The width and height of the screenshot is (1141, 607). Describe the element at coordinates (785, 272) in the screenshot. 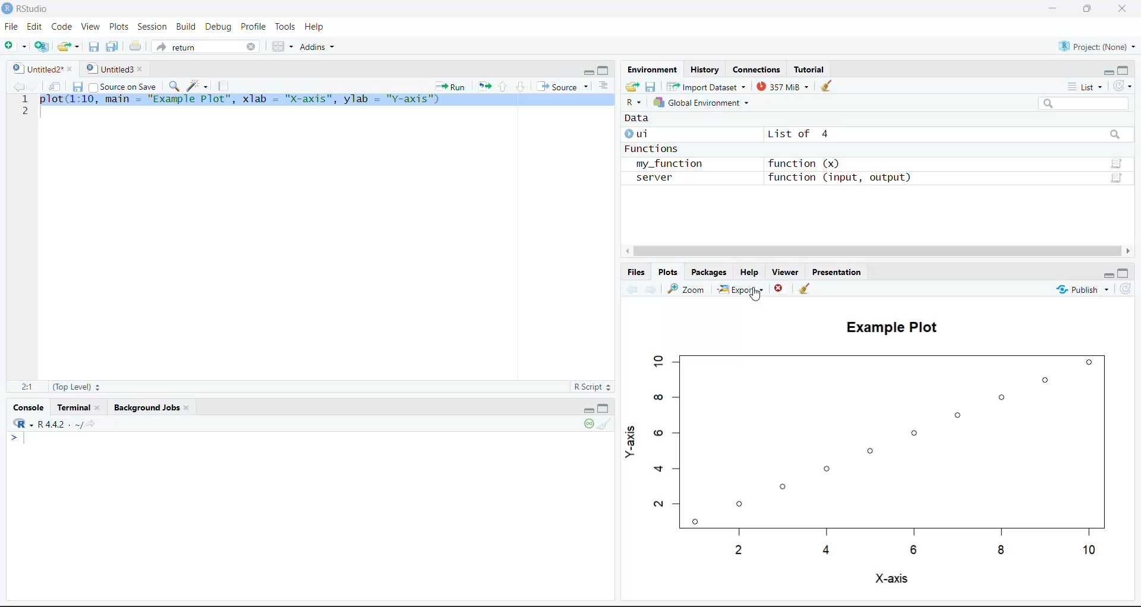

I see `Viewer` at that location.